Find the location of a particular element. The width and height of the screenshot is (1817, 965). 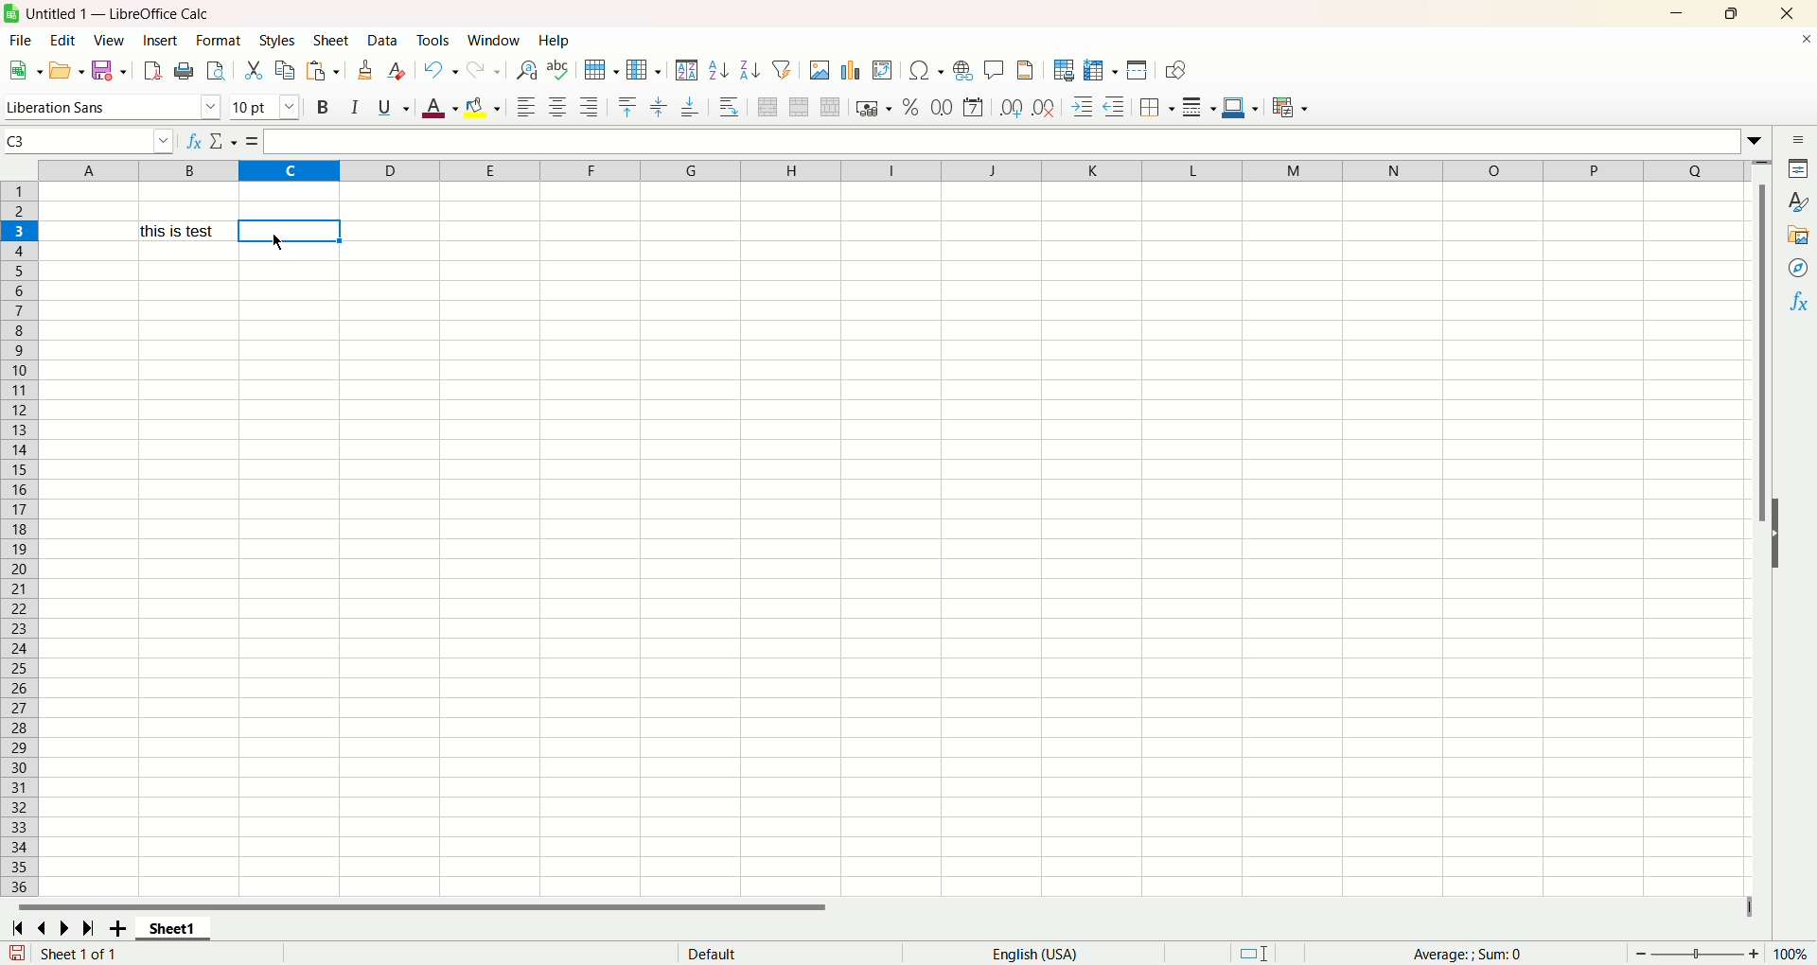

document name is located at coordinates (197, 14).